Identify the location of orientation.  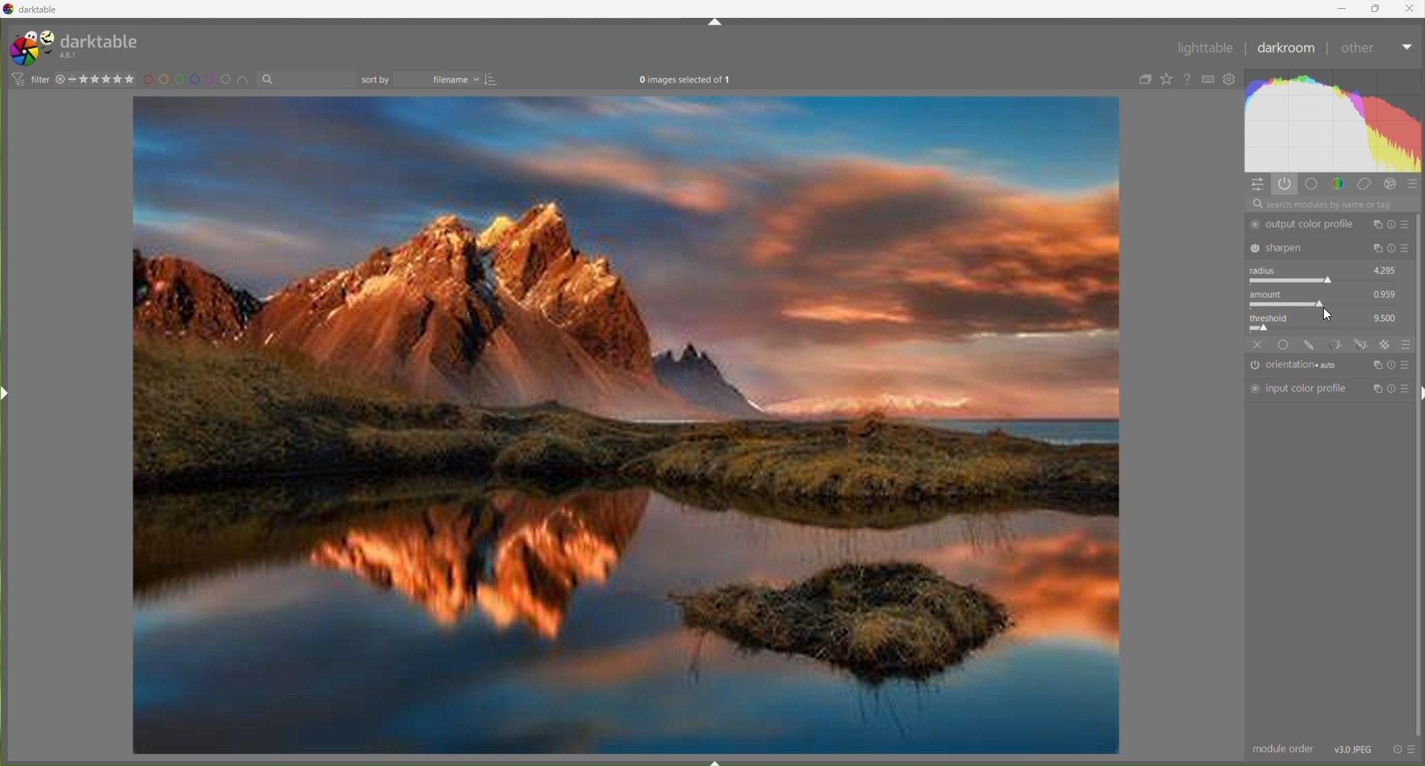
(1299, 366).